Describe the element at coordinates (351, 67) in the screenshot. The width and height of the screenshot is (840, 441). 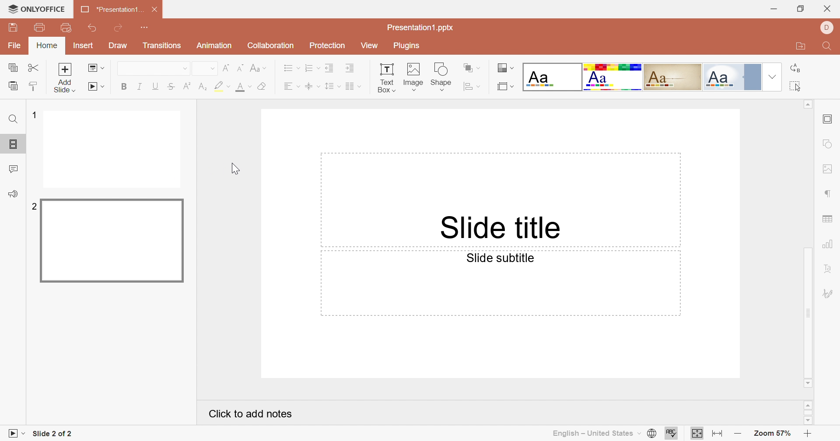
I see `Incre` at that location.